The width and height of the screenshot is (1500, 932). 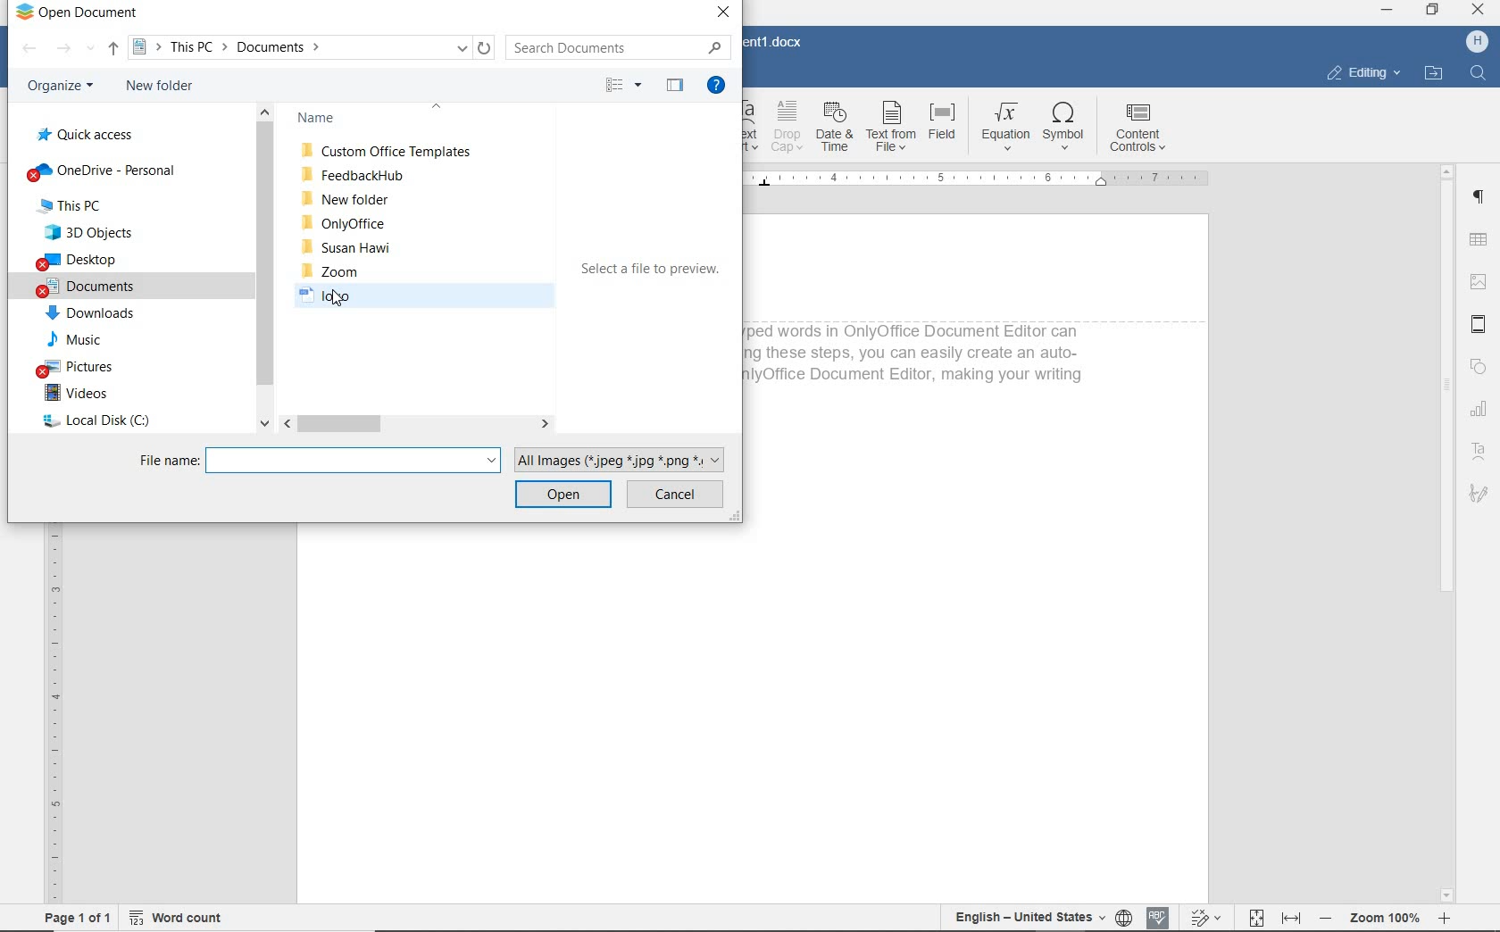 I want to click on Zoom, so click(x=1382, y=919).